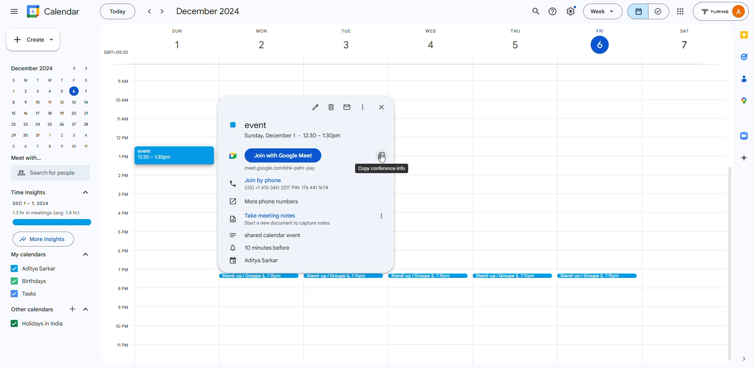  What do you see at coordinates (163, 12) in the screenshot?
I see `next` at bounding box center [163, 12].